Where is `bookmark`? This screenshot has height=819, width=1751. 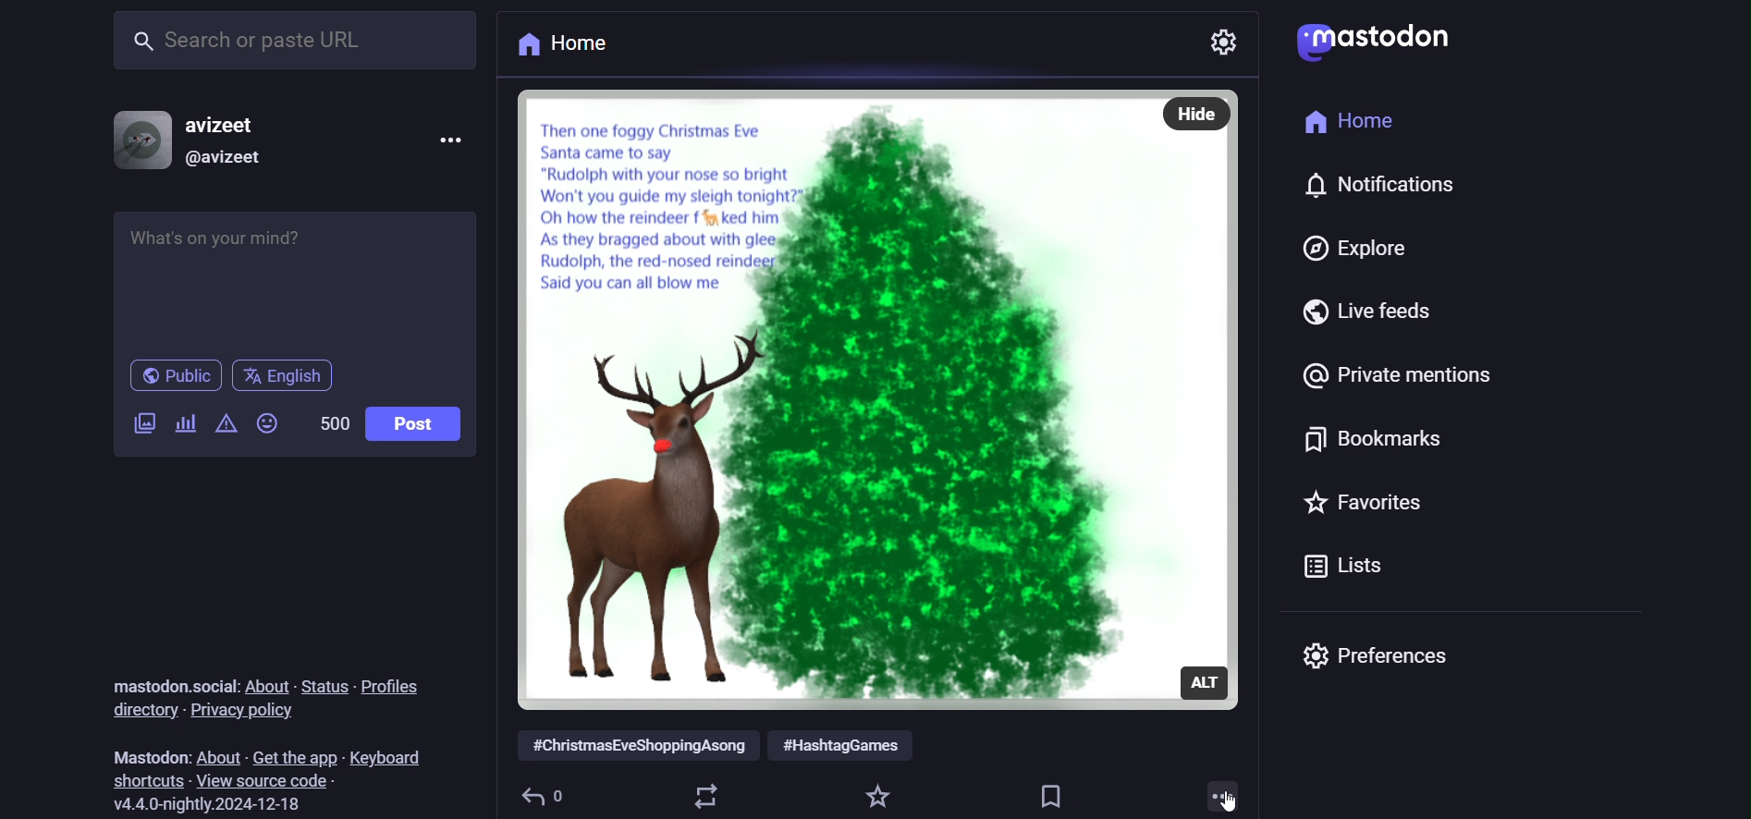
bookmark is located at coordinates (1052, 796).